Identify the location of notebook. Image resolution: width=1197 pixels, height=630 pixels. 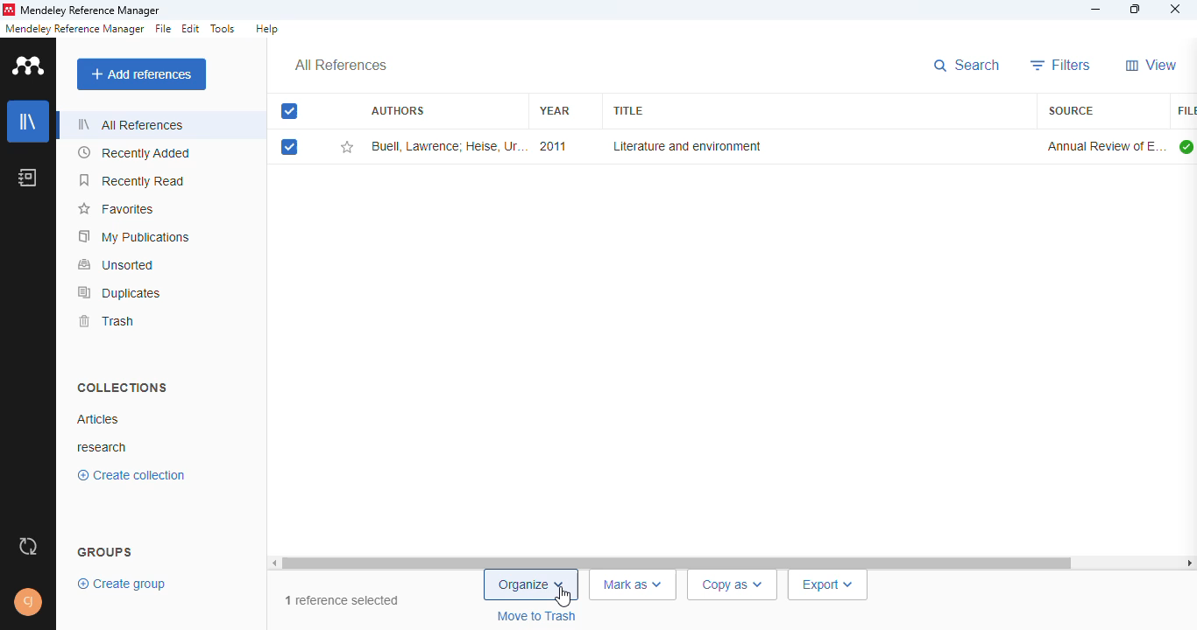
(27, 178).